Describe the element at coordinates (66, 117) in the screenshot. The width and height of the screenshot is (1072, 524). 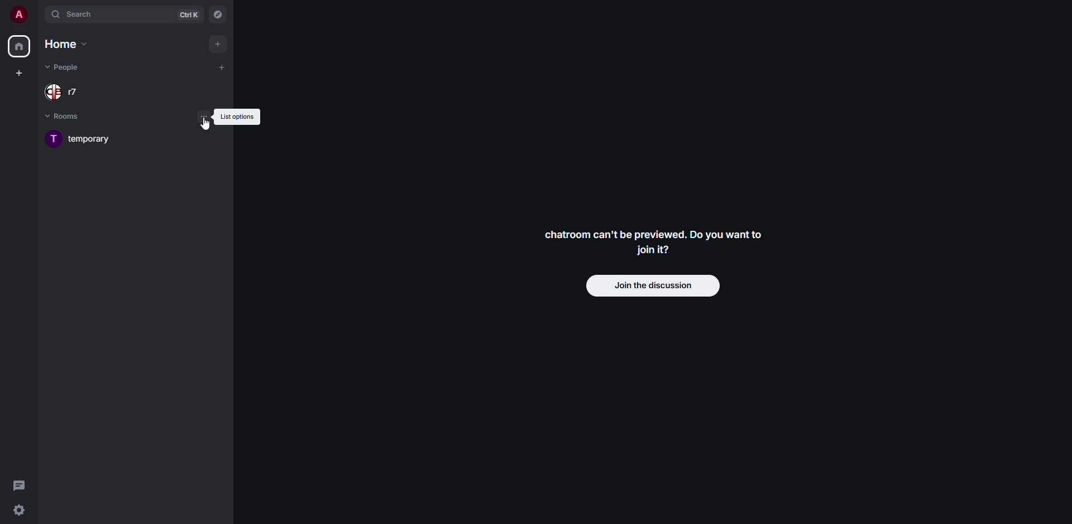
I see `rooms` at that location.